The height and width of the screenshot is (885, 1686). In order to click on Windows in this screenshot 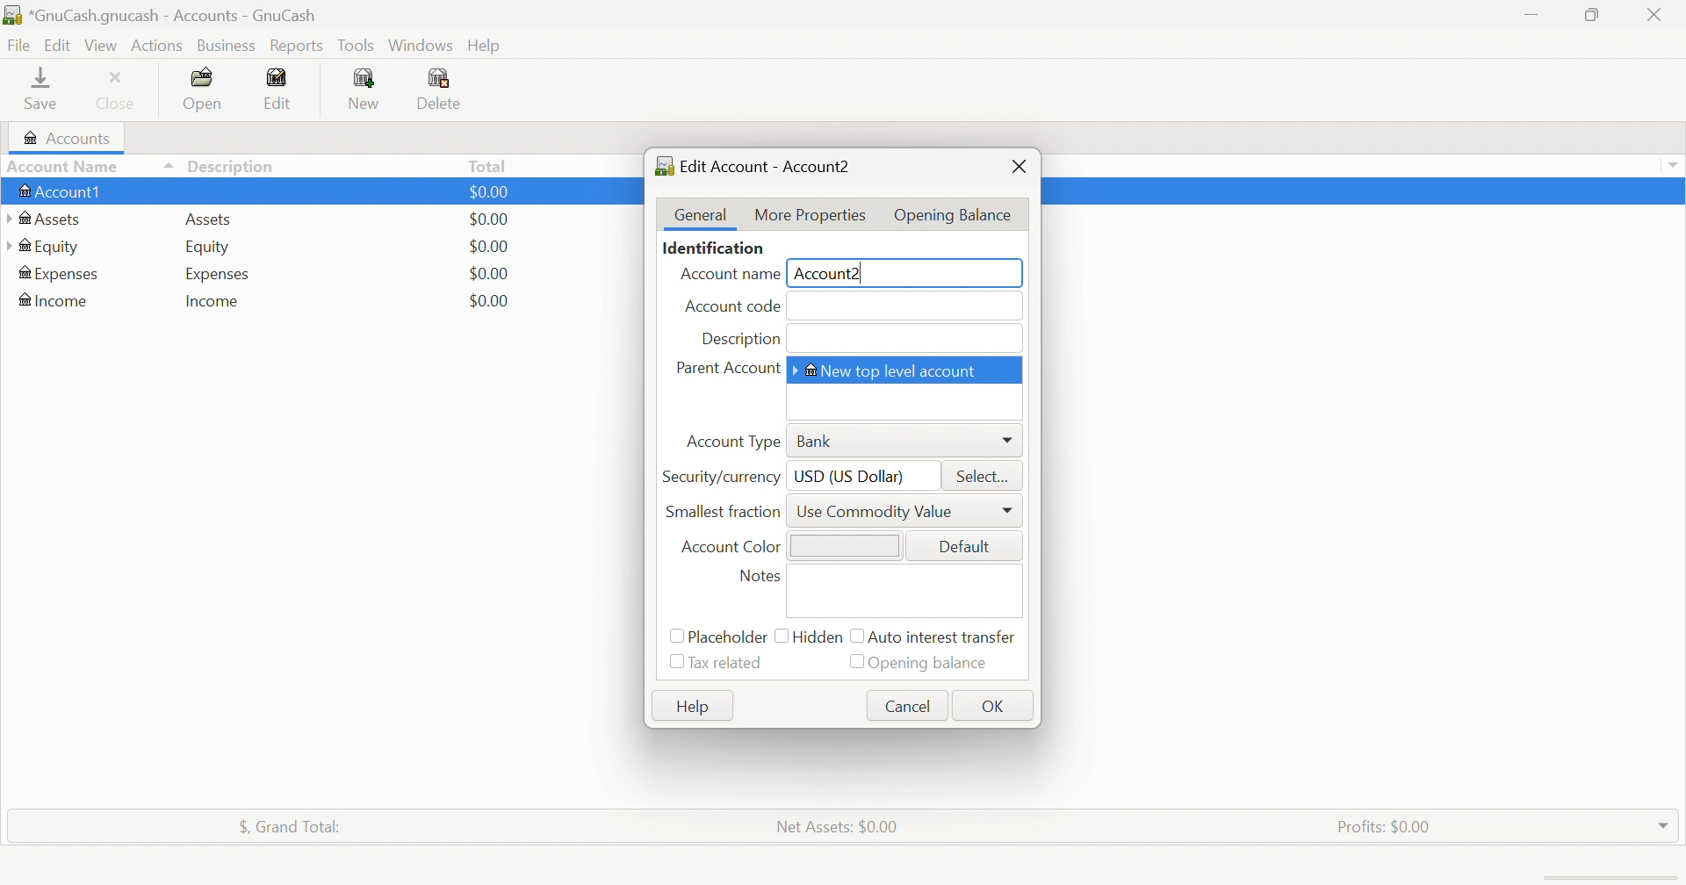, I will do `click(420, 44)`.